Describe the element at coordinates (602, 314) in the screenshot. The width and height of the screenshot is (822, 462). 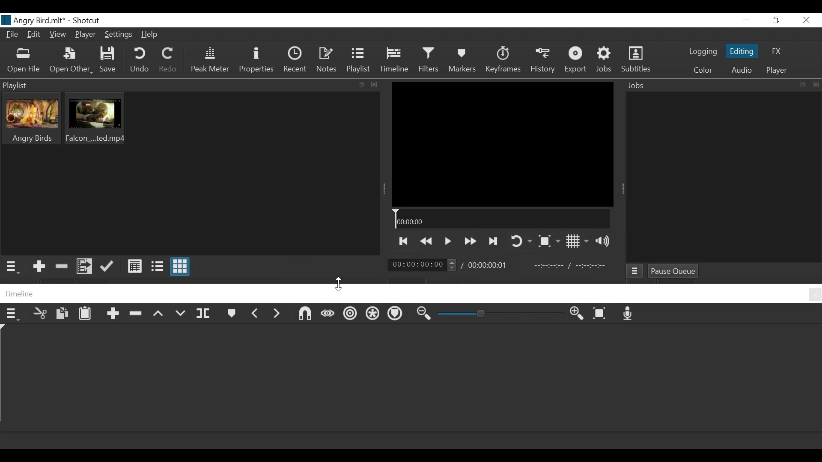
I see `Zoom timeline to fit` at that location.